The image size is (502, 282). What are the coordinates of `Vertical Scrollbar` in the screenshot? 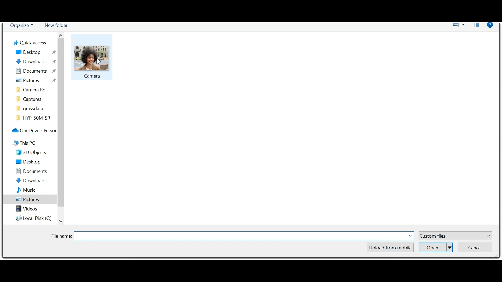 It's located at (61, 123).